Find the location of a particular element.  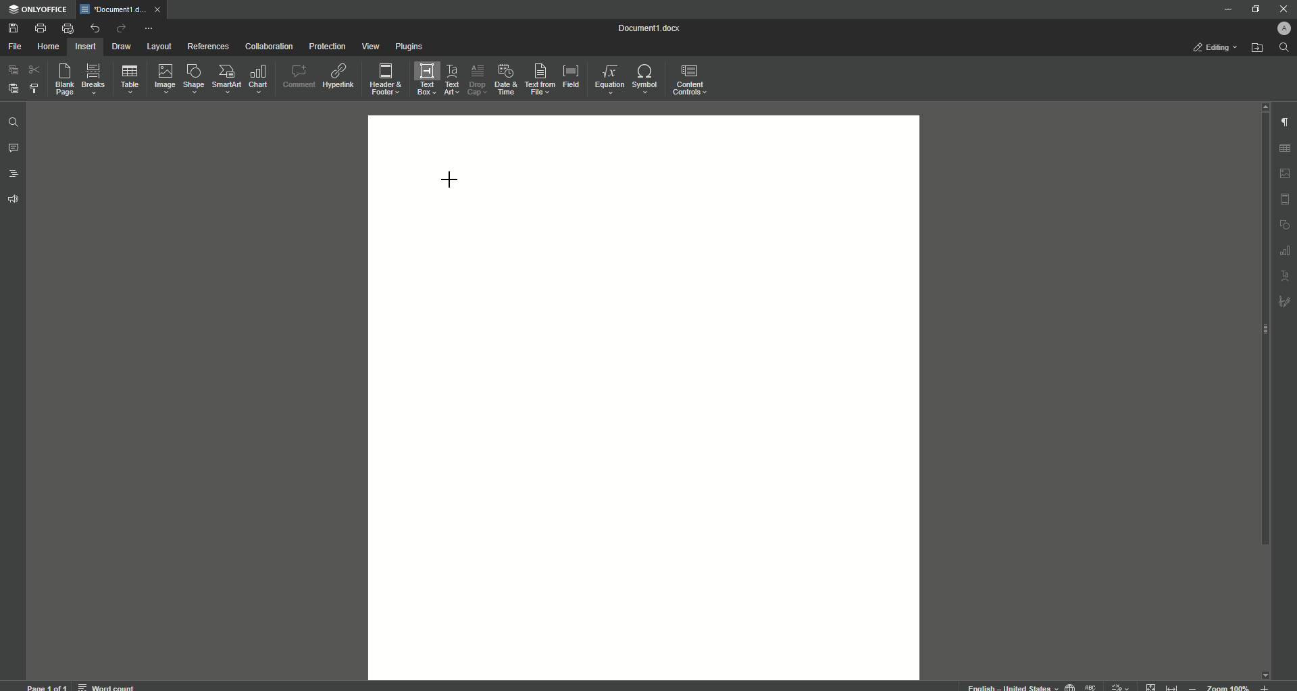

Find is located at coordinates (13, 123).